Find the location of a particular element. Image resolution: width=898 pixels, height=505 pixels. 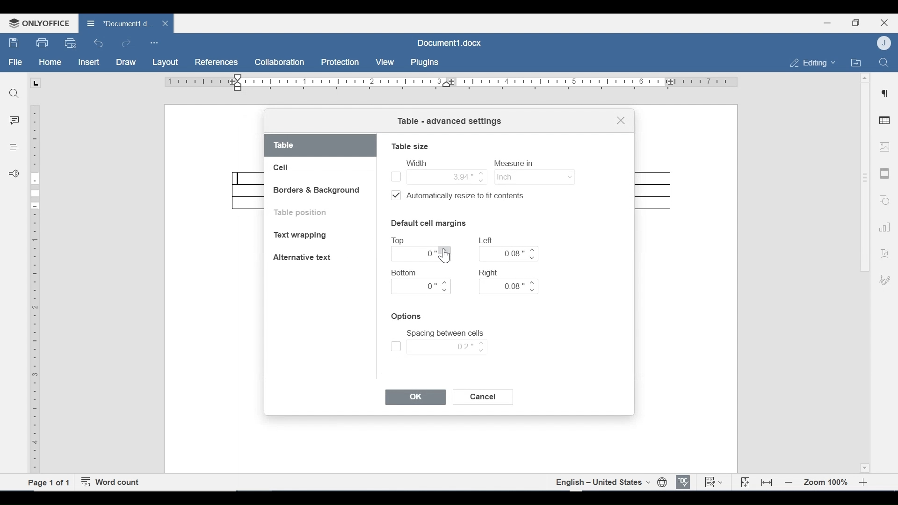

Customize Quick Access Toolbar is located at coordinates (154, 43).